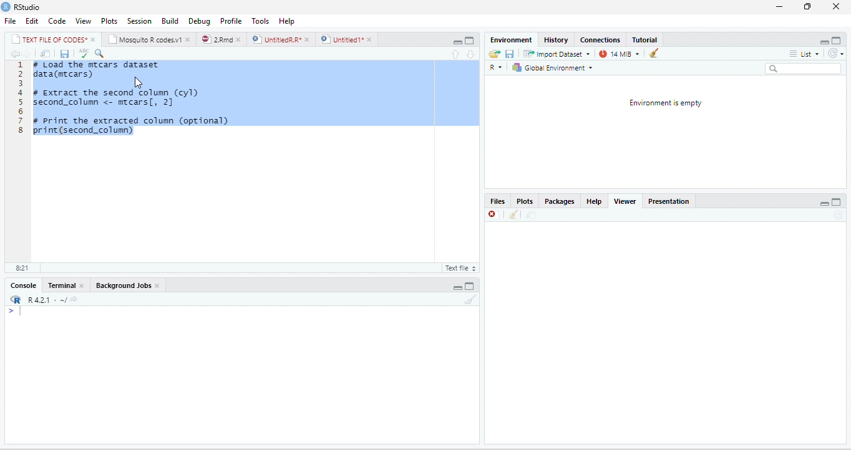 This screenshot has height=450, width=851. Describe the element at coordinates (9, 21) in the screenshot. I see `File` at that location.